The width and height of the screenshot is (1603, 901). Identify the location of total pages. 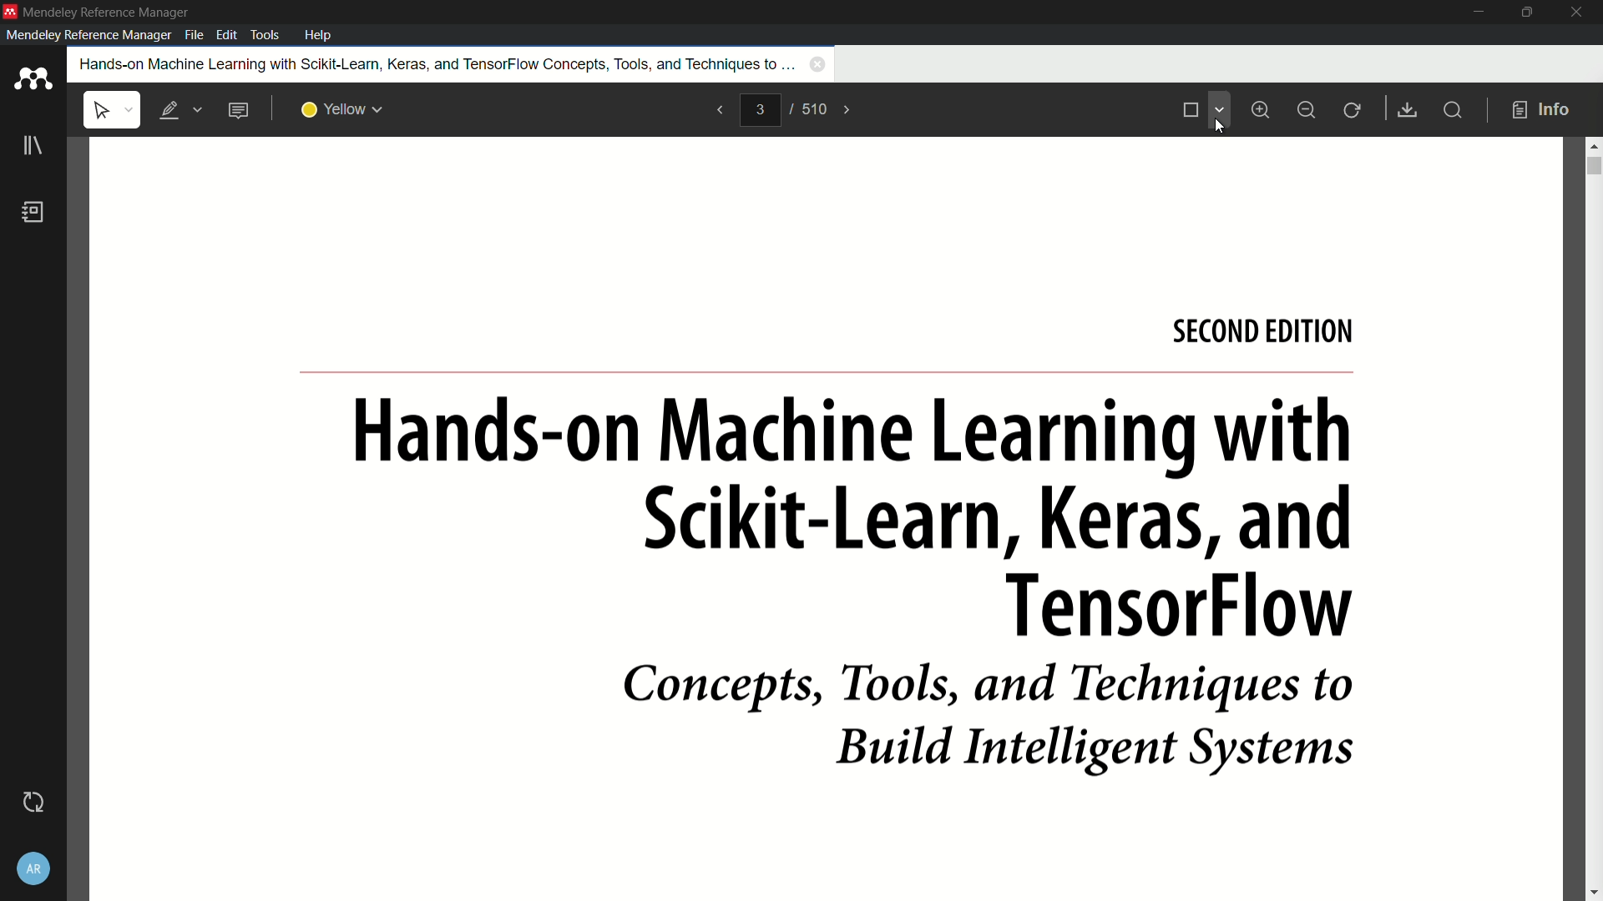
(815, 110).